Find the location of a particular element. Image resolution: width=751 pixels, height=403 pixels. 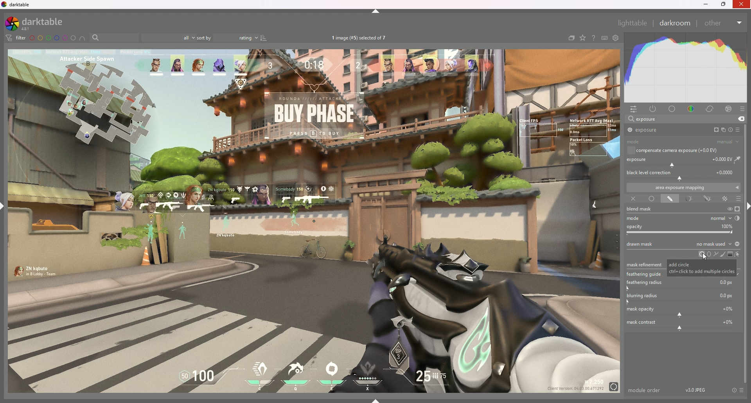

darktable is located at coordinates (17, 5).